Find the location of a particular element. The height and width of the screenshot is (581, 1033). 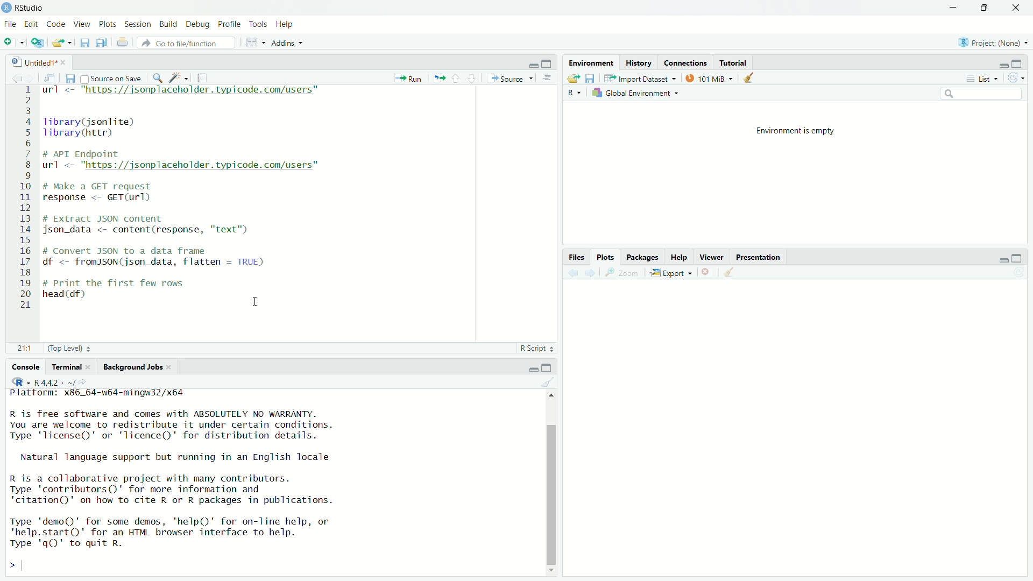

Natural language support but running in an English locale is located at coordinates (177, 458).